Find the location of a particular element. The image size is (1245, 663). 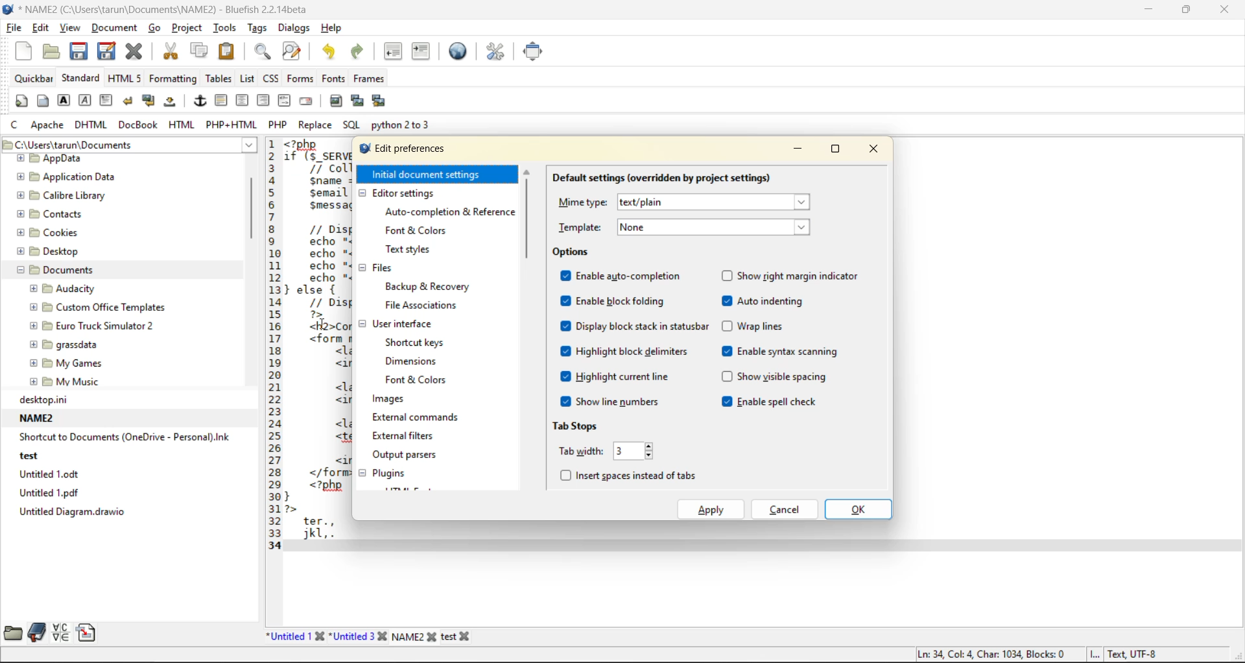

php is located at coordinates (277, 123).